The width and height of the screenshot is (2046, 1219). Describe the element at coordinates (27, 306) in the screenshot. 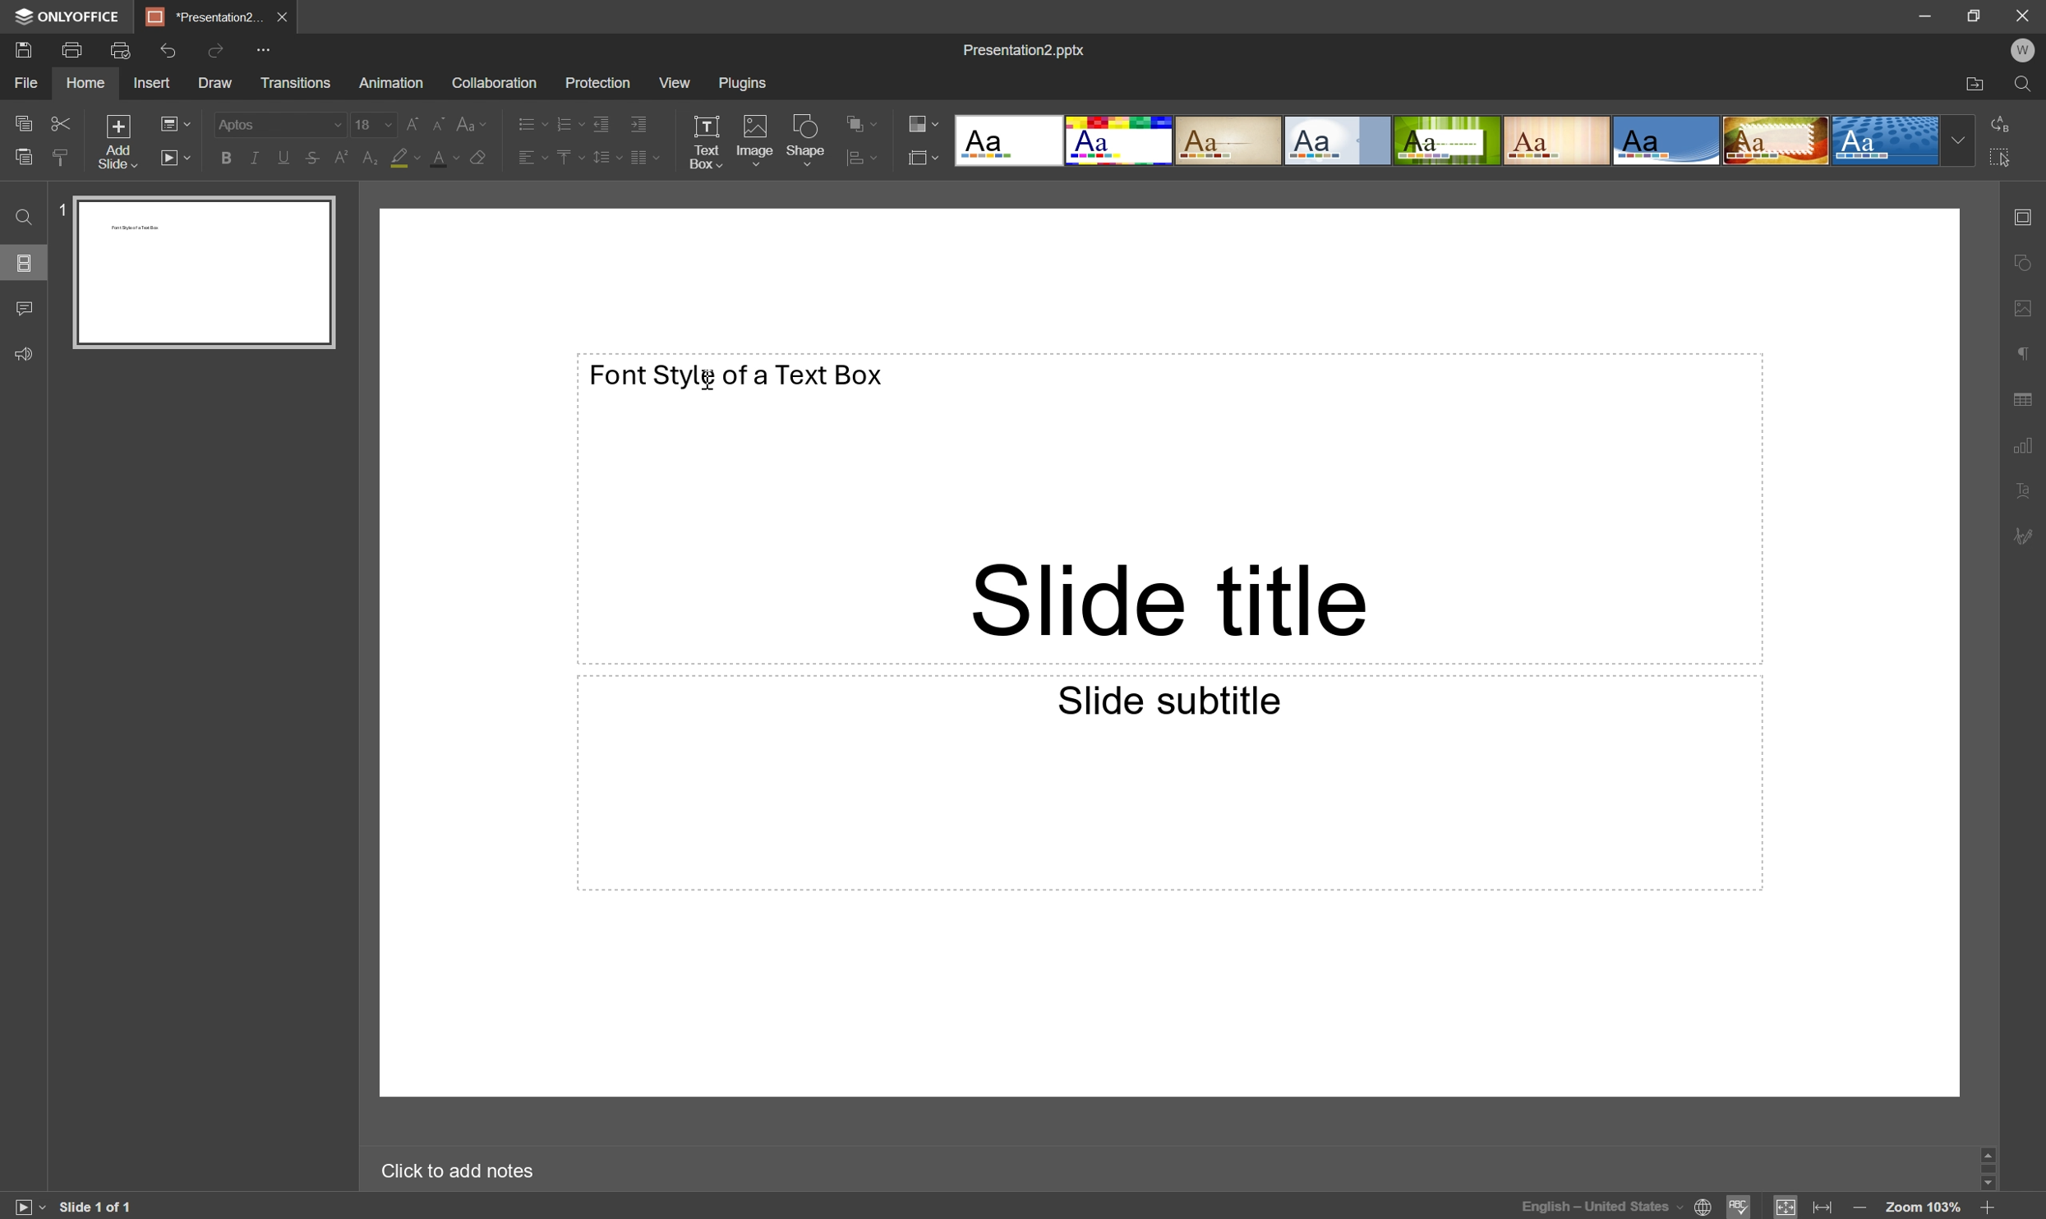

I see `Comments` at that location.